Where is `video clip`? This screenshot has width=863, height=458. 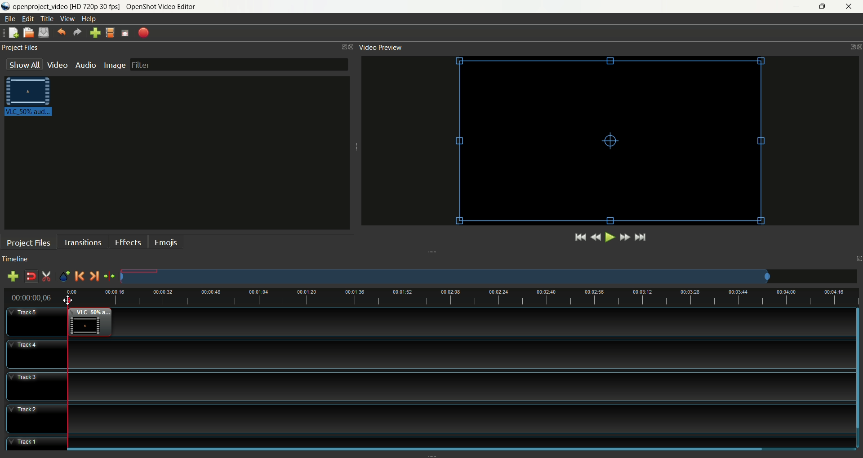 video clip is located at coordinates (89, 322).